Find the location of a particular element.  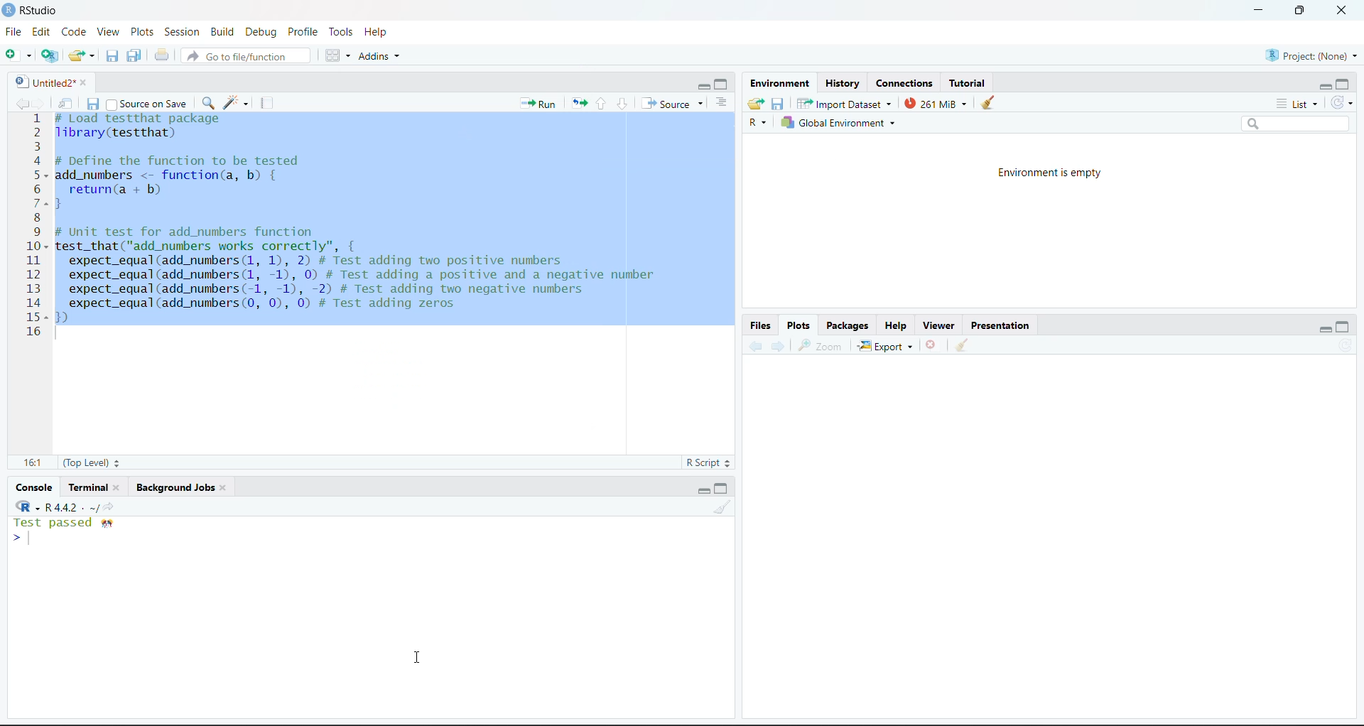

R Script is located at coordinates (701, 462).